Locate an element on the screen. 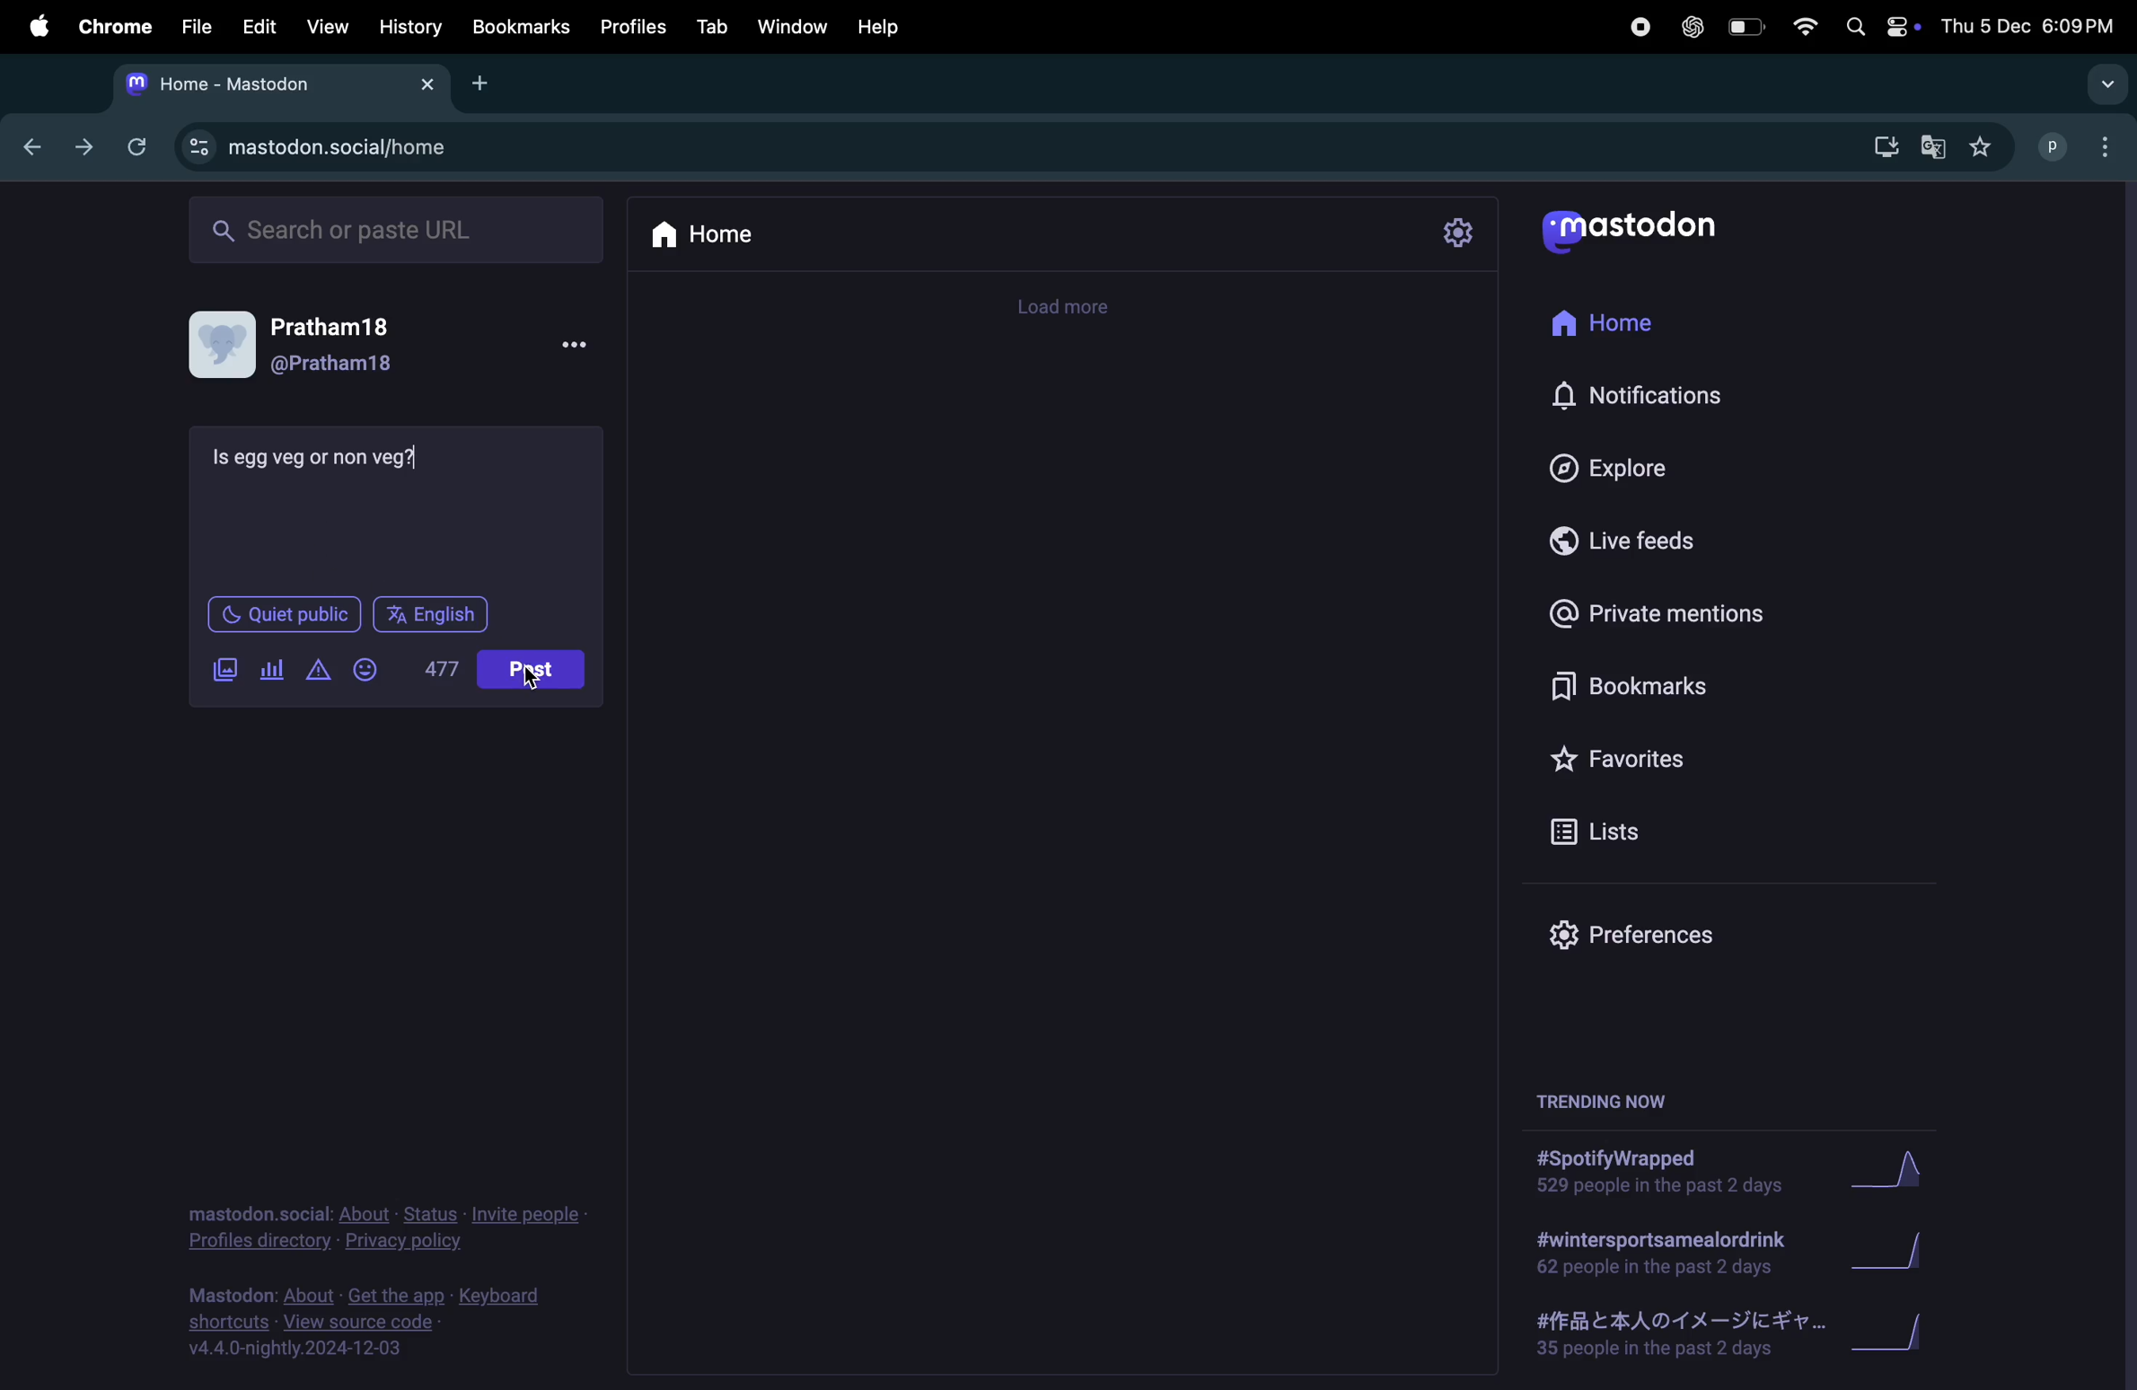 This screenshot has width=2137, height=1390. Live feeds is located at coordinates (1630, 539).